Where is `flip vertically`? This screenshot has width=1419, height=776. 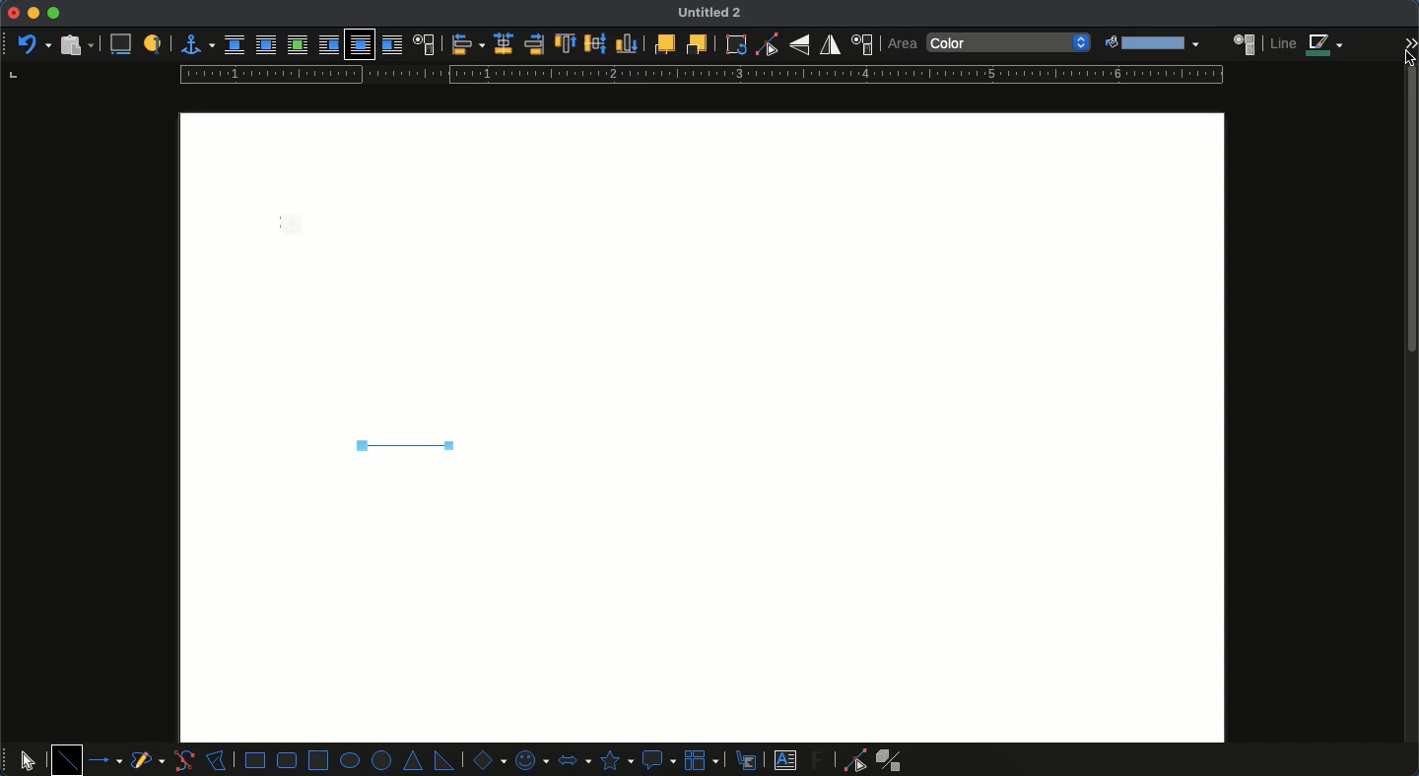 flip vertically is located at coordinates (799, 44).